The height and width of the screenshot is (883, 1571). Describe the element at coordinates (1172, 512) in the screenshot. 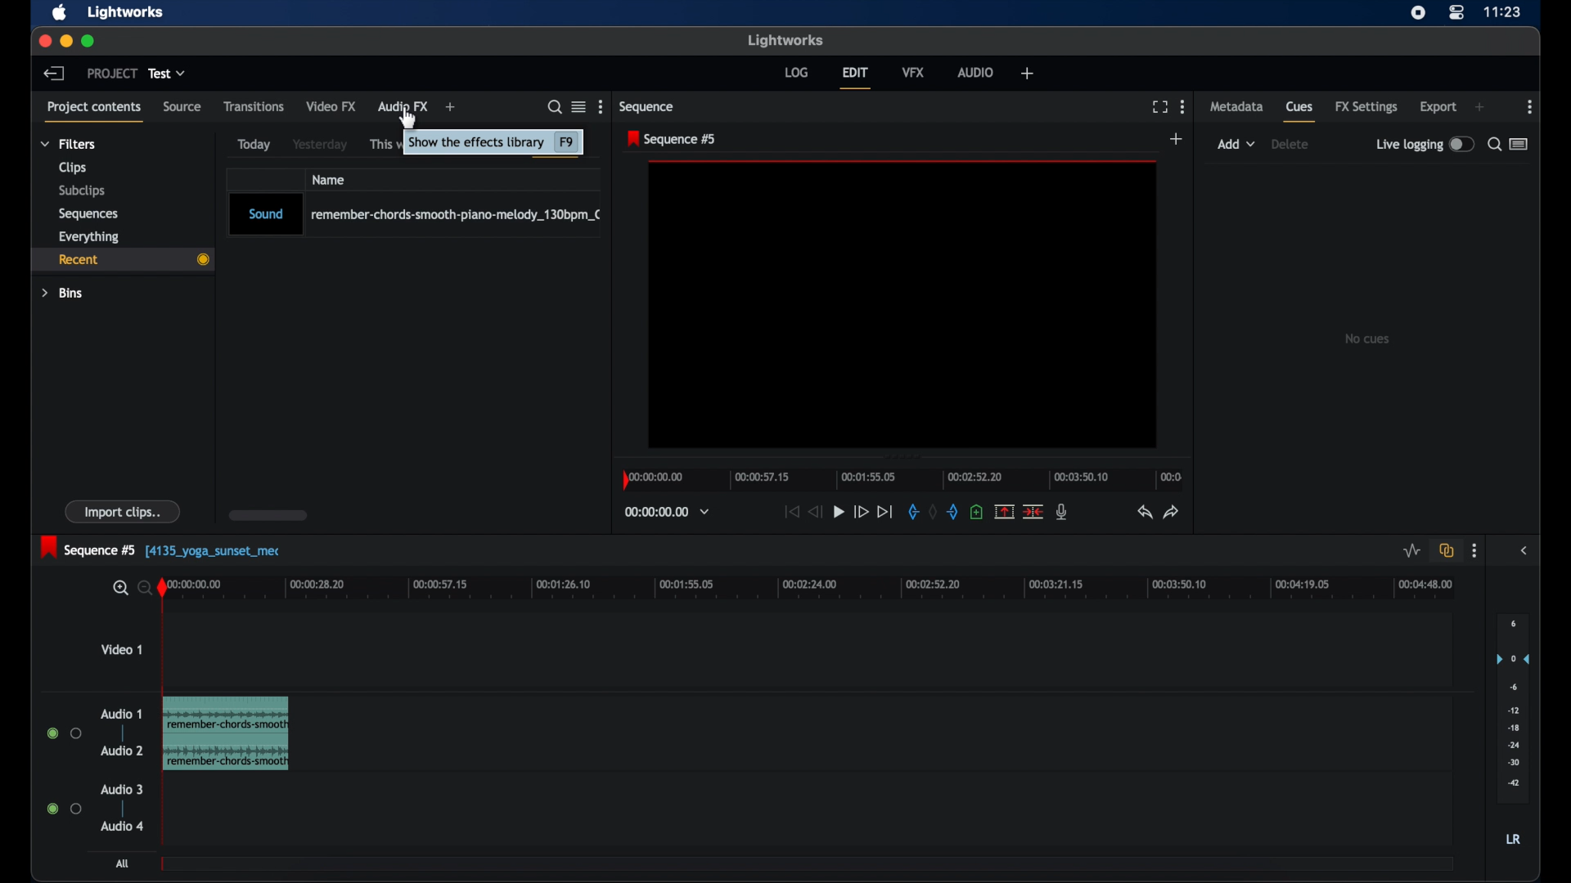

I see `redo` at that location.